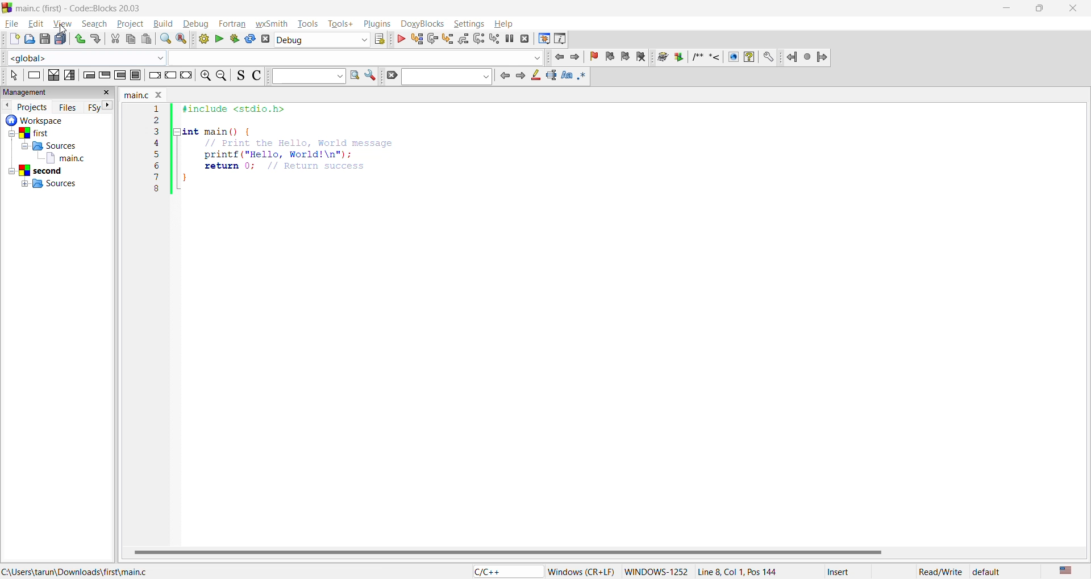 This screenshot has width=1091, height=579. Describe the element at coordinates (135, 75) in the screenshot. I see `block instruction` at that location.